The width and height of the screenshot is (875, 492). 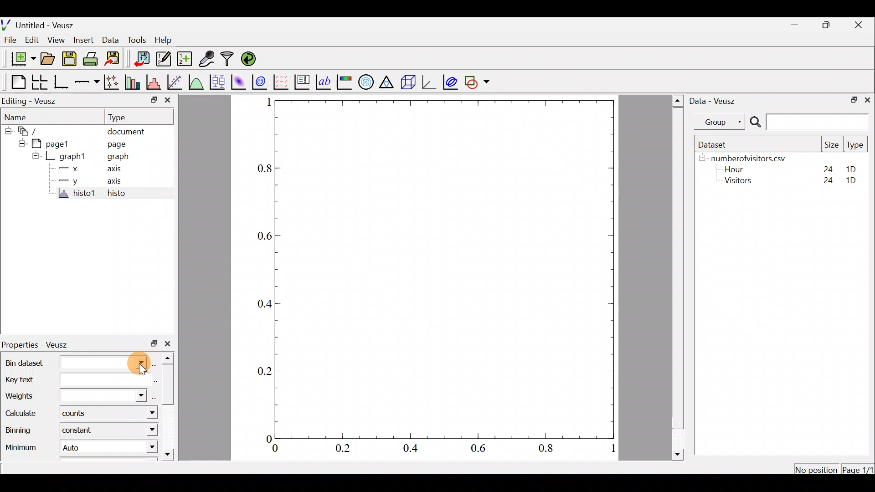 What do you see at coordinates (718, 102) in the screenshot?
I see `Data - Veusz` at bounding box center [718, 102].